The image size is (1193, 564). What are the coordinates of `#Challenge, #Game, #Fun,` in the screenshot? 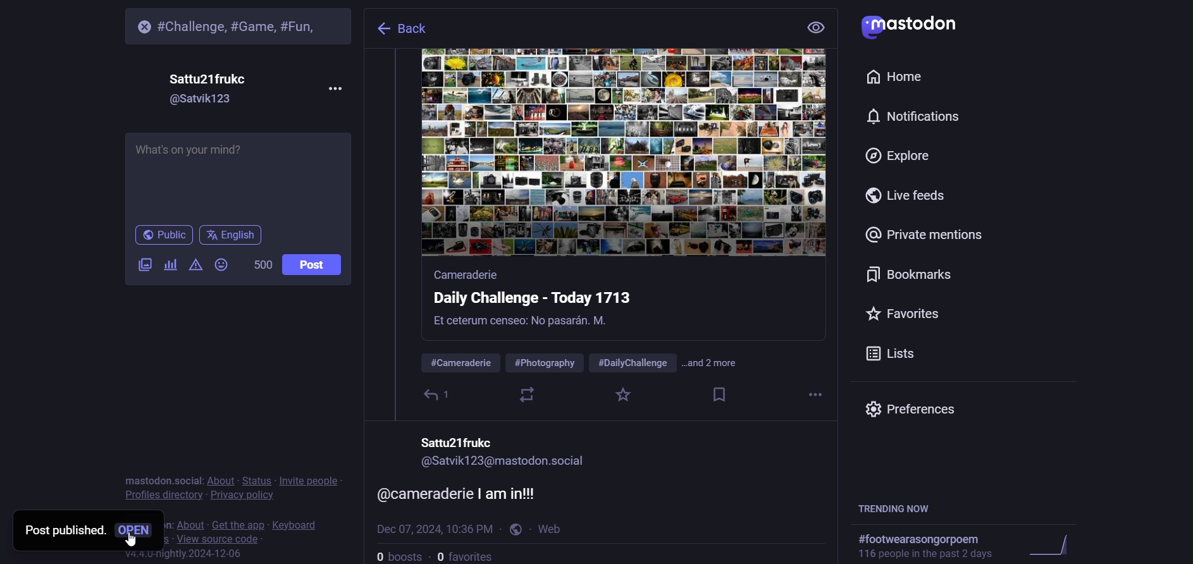 It's located at (245, 23).